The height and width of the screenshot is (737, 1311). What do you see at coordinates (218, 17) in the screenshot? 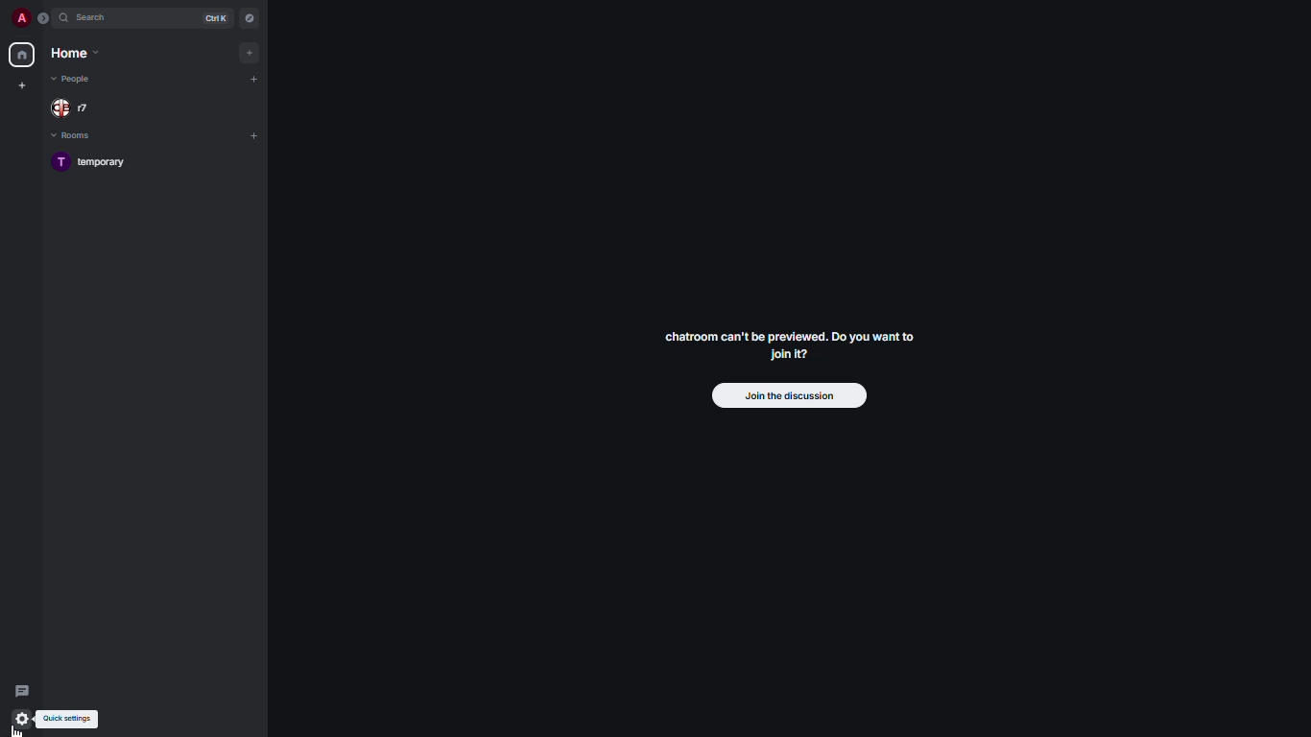
I see `ctrl K` at bounding box center [218, 17].